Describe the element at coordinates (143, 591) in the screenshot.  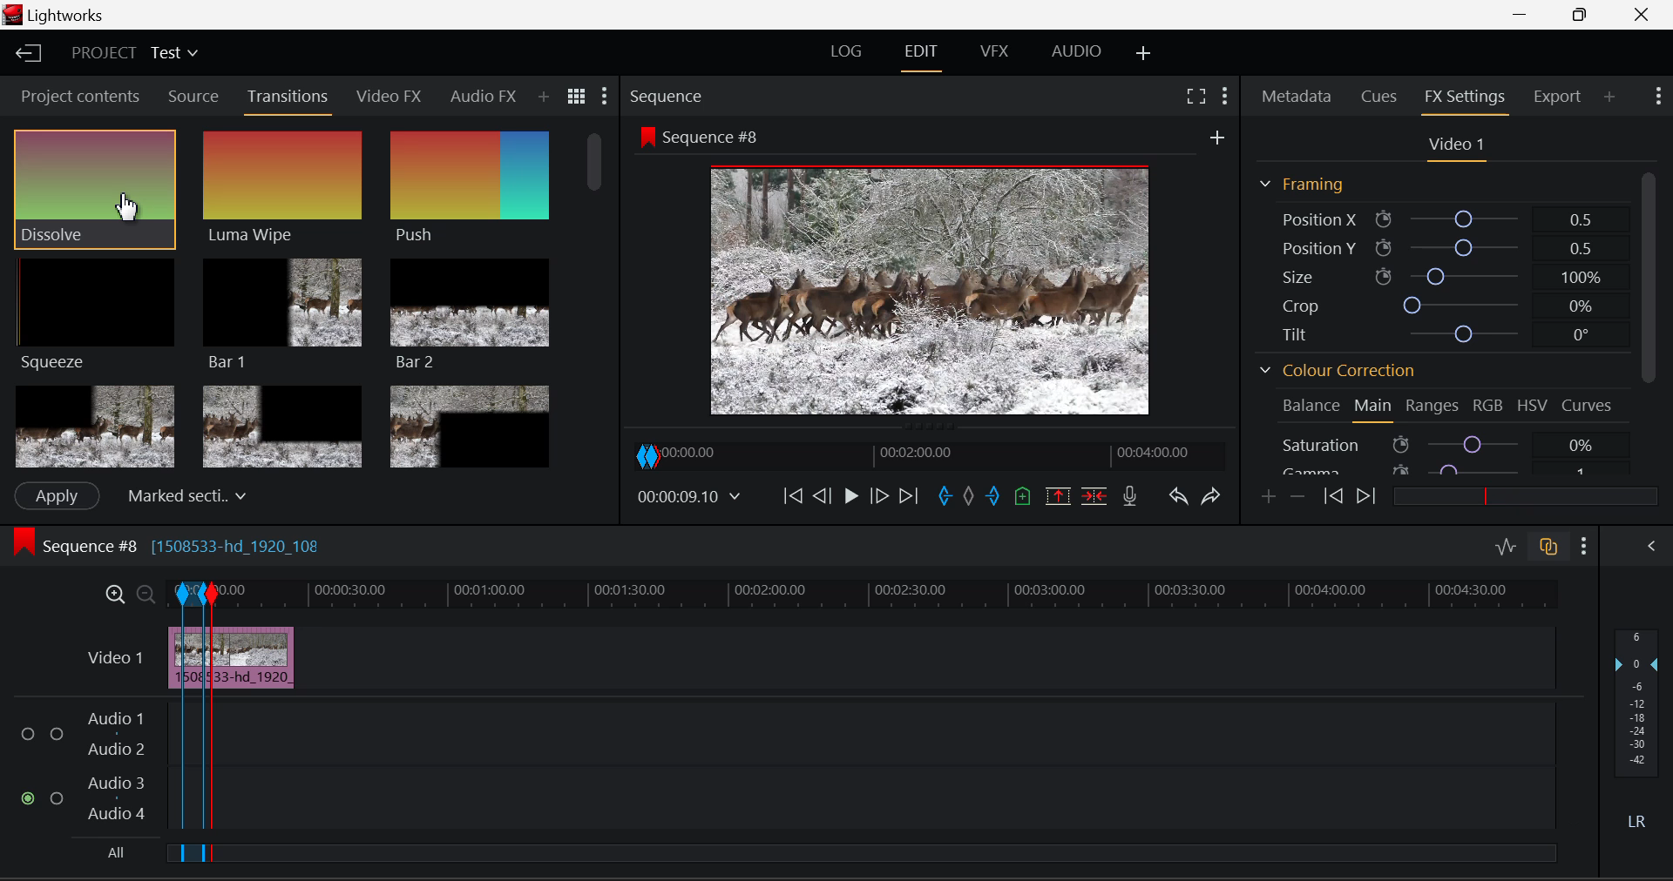
I see `Timeline Zoom Out` at that location.